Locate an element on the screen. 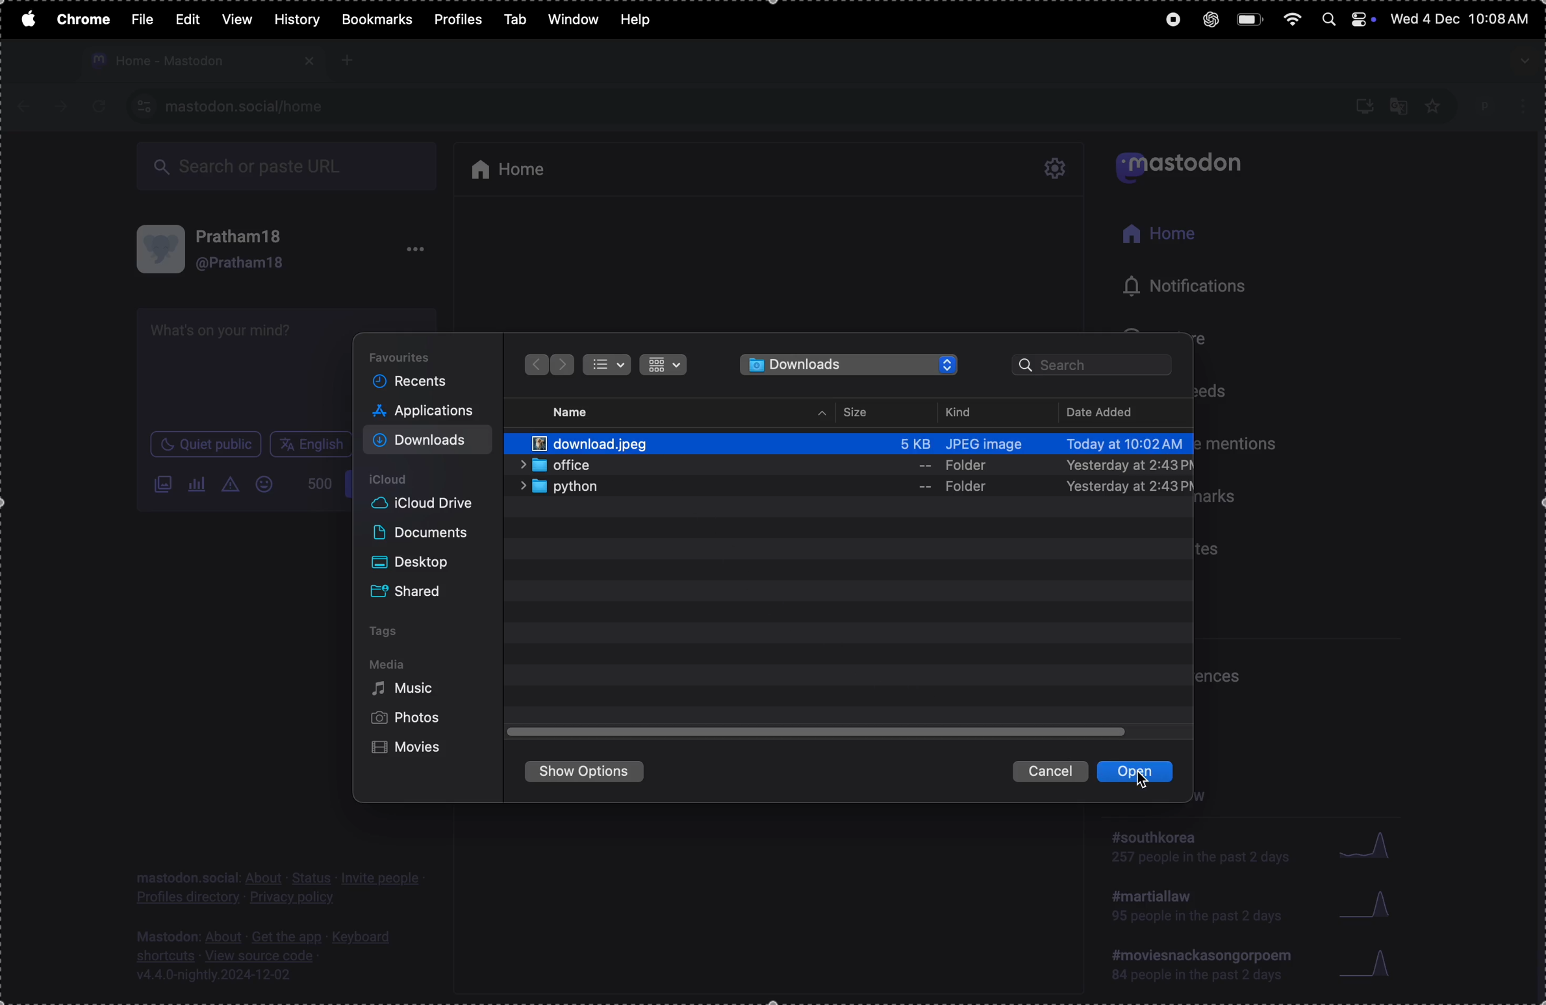 Image resolution: width=1546 pixels, height=1005 pixels. drop up is located at coordinates (822, 414).